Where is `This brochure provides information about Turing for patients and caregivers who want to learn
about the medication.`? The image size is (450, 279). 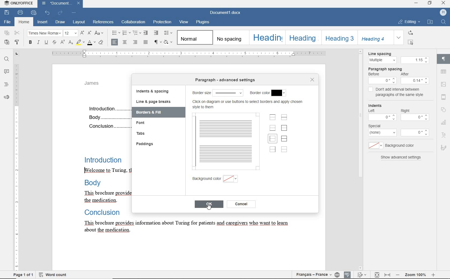
This brochure provides information about Turing for patients and caregivers who want to learn
about the medication. is located at coordinates (189, 227).